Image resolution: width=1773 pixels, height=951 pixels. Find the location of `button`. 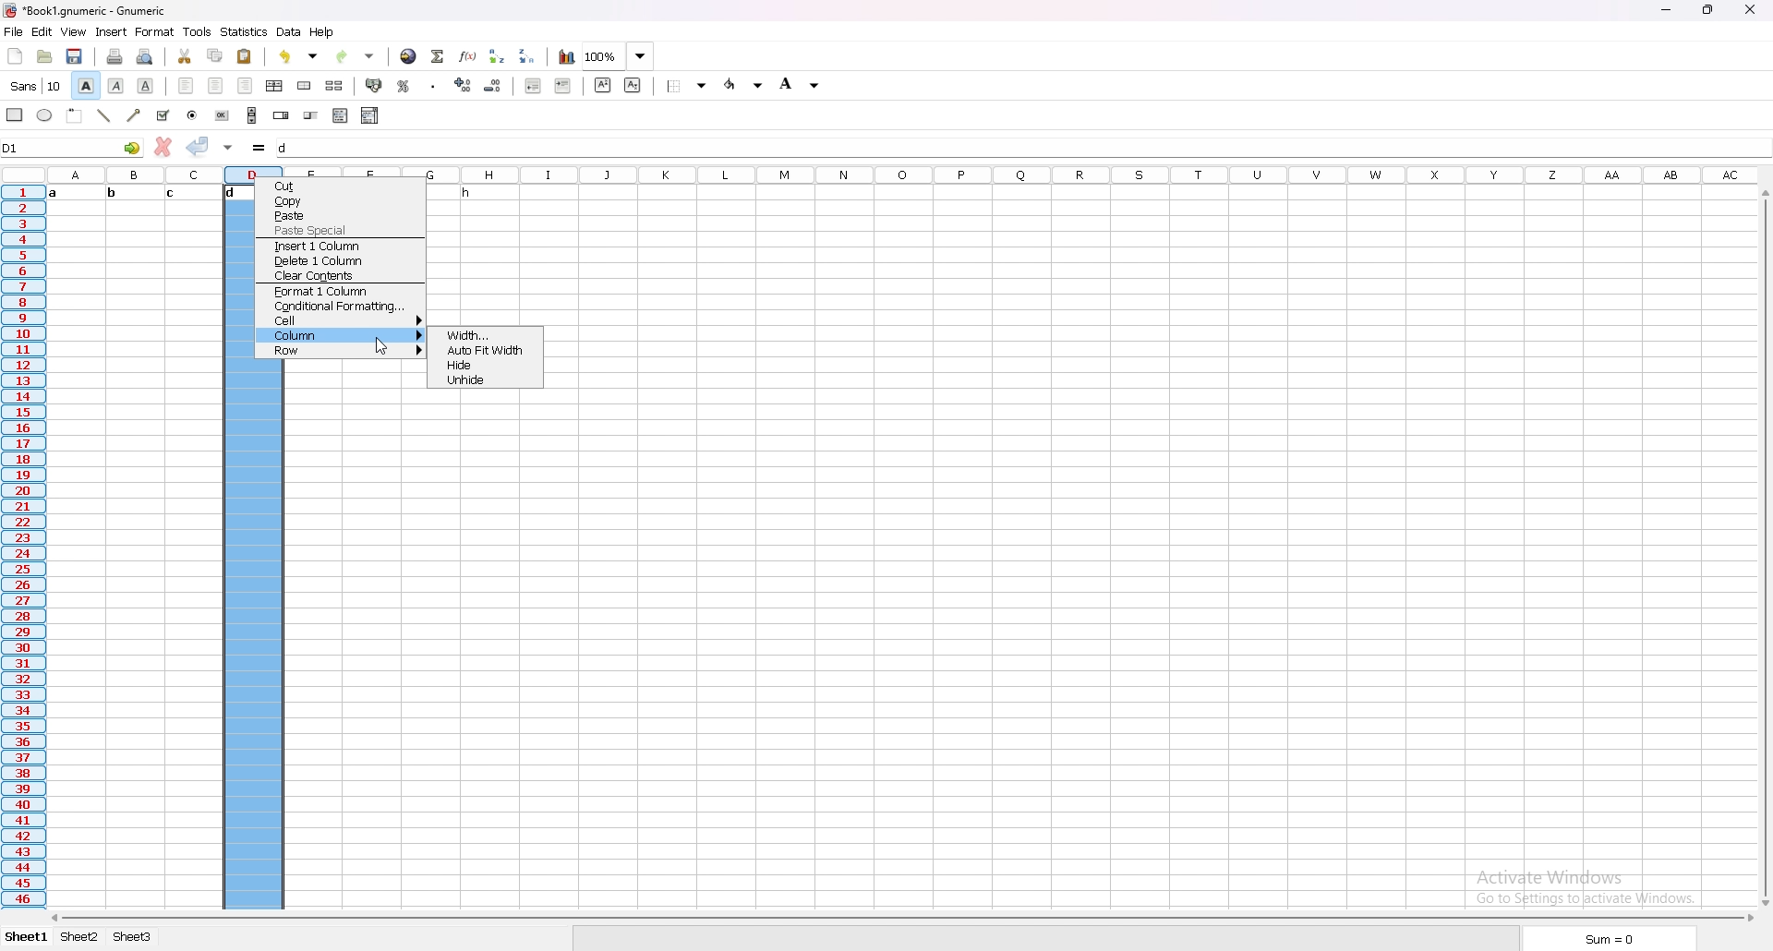

button is located at coordinates (223, 115).